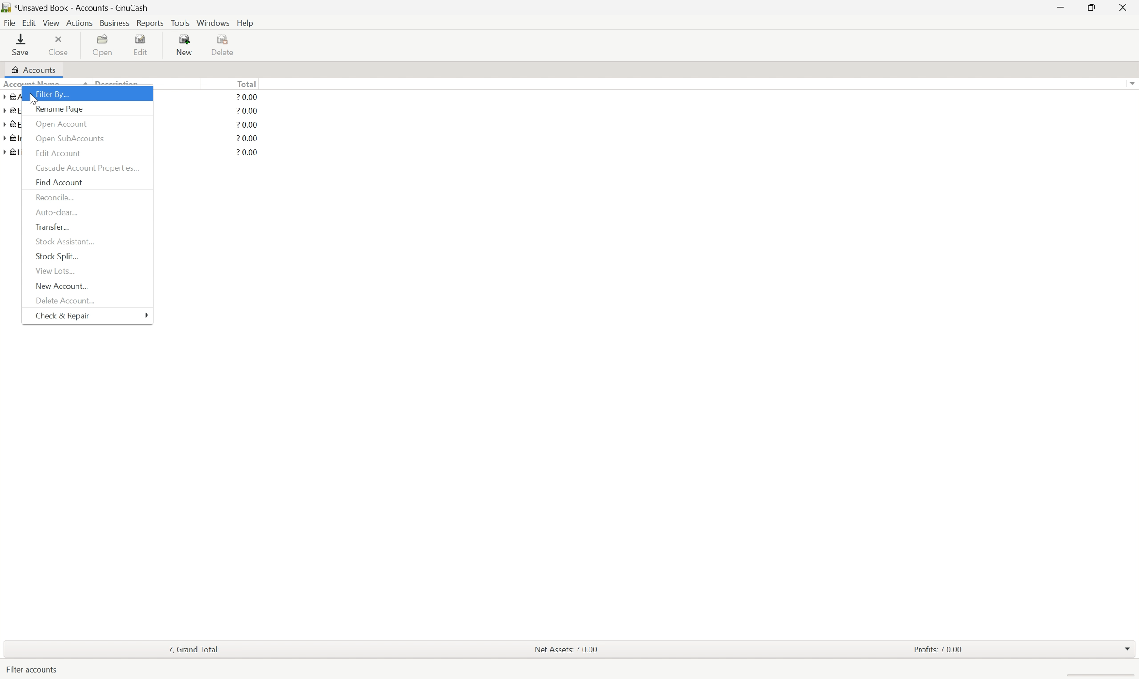 The image size is (1139, 679). Describe the element at coordinates (114, 22) in the screenshot. I see `Business` at that location.